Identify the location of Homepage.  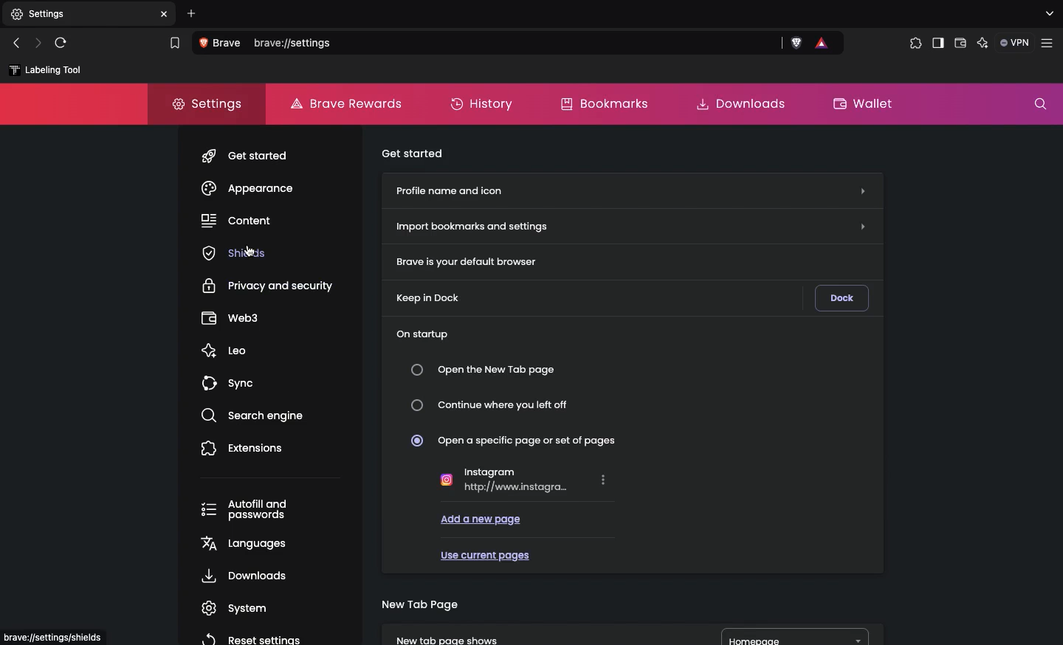
(796, 636).